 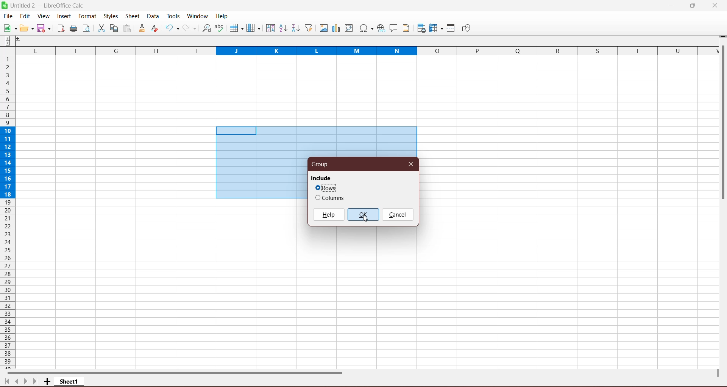 I want to click on Add New Sheet, so click(x=47, y=382).